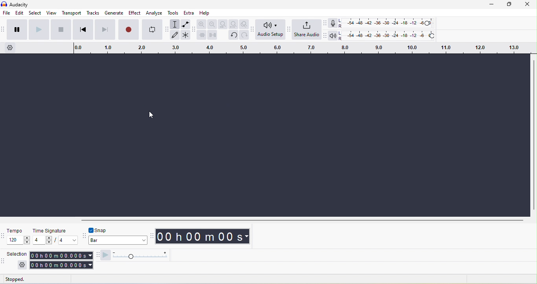 The height and width of the screenshot is (284, 537). What do you see at coordinates (42, 240) in the screenshot?
I see `set time signature` at bounding box center [42, 240].